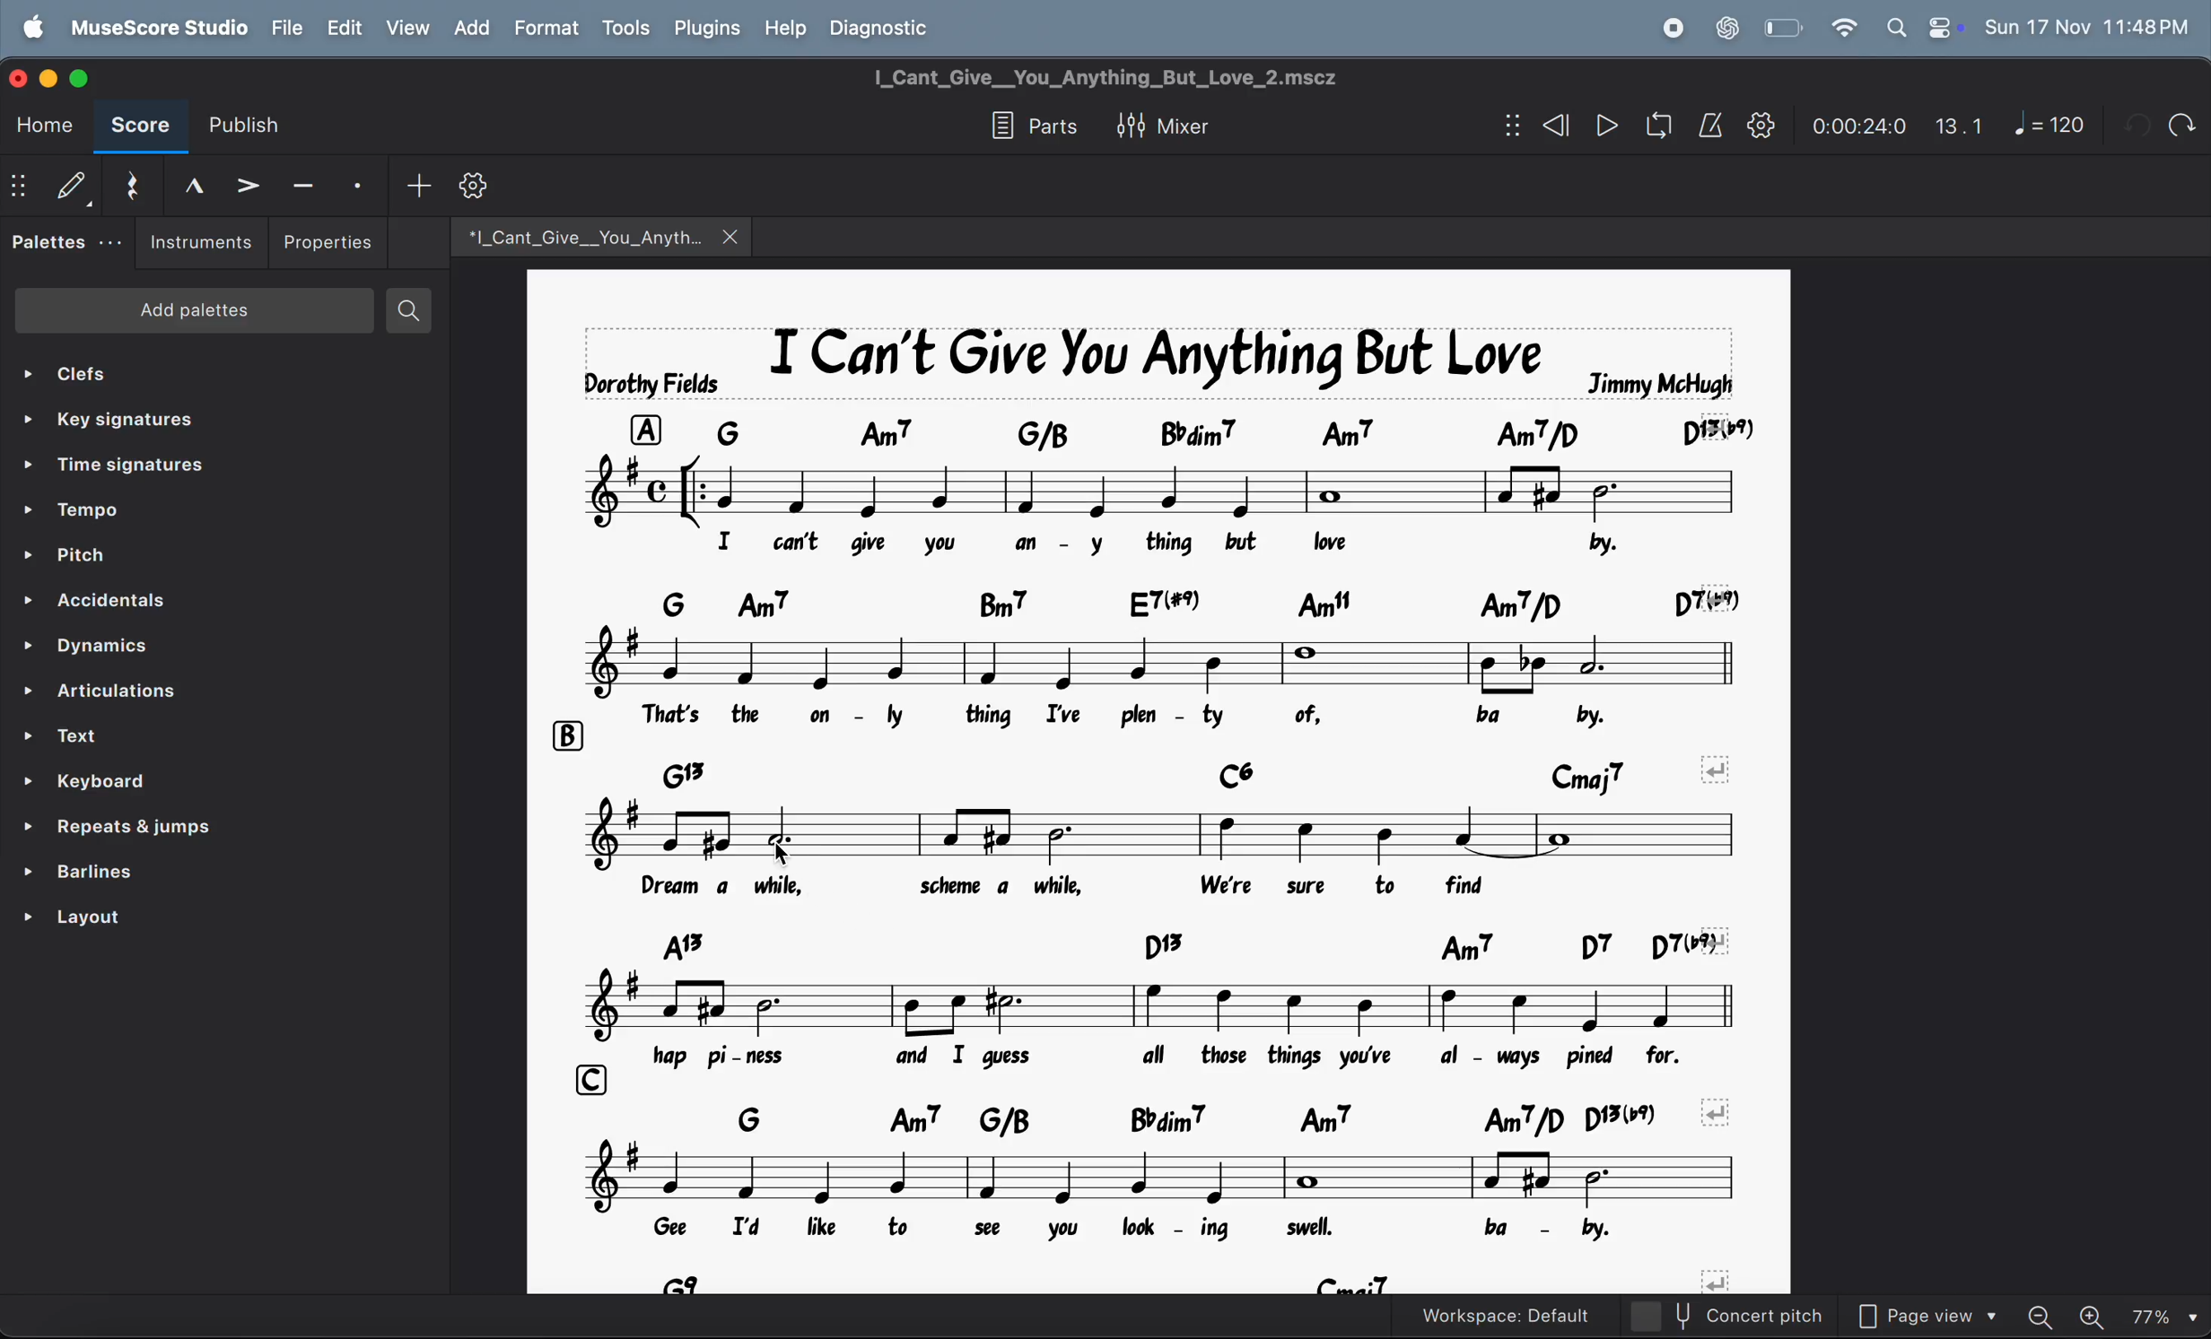 Image resolution: width=2211 pixels, height=1339 pixels. I want to click on notes, so click(1156, 1176).